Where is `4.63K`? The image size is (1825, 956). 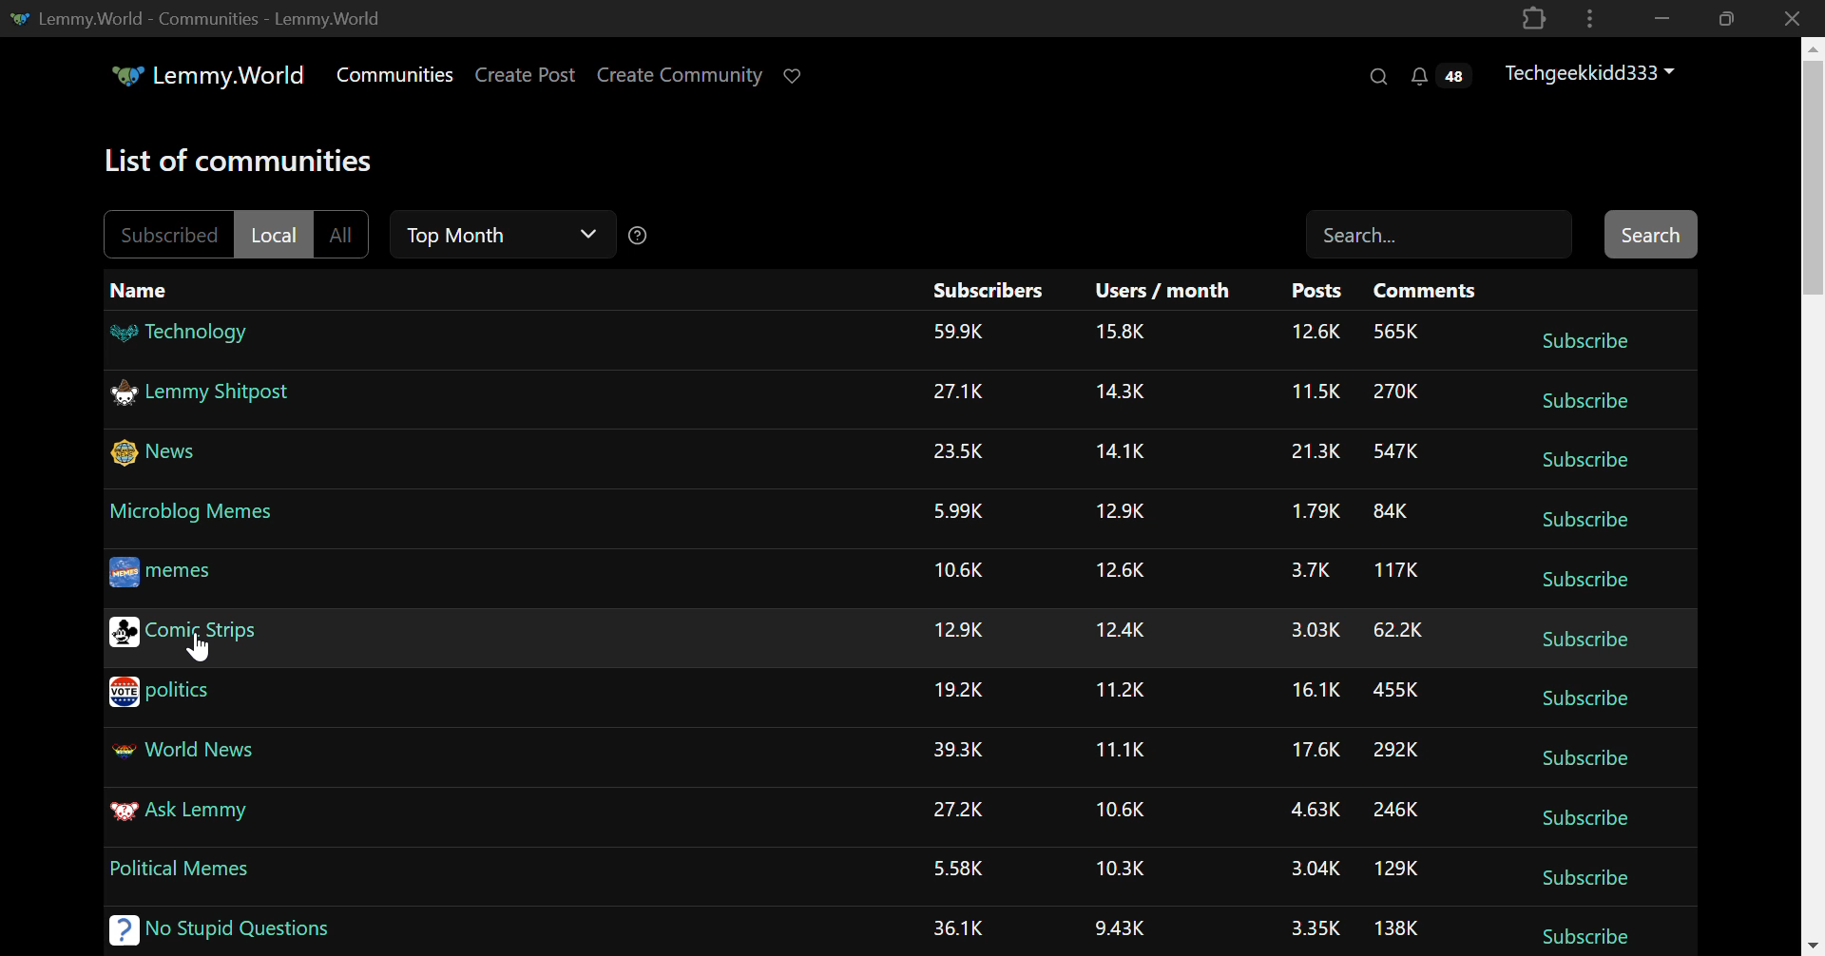
4.63K is located at coordinates (1314, 809).